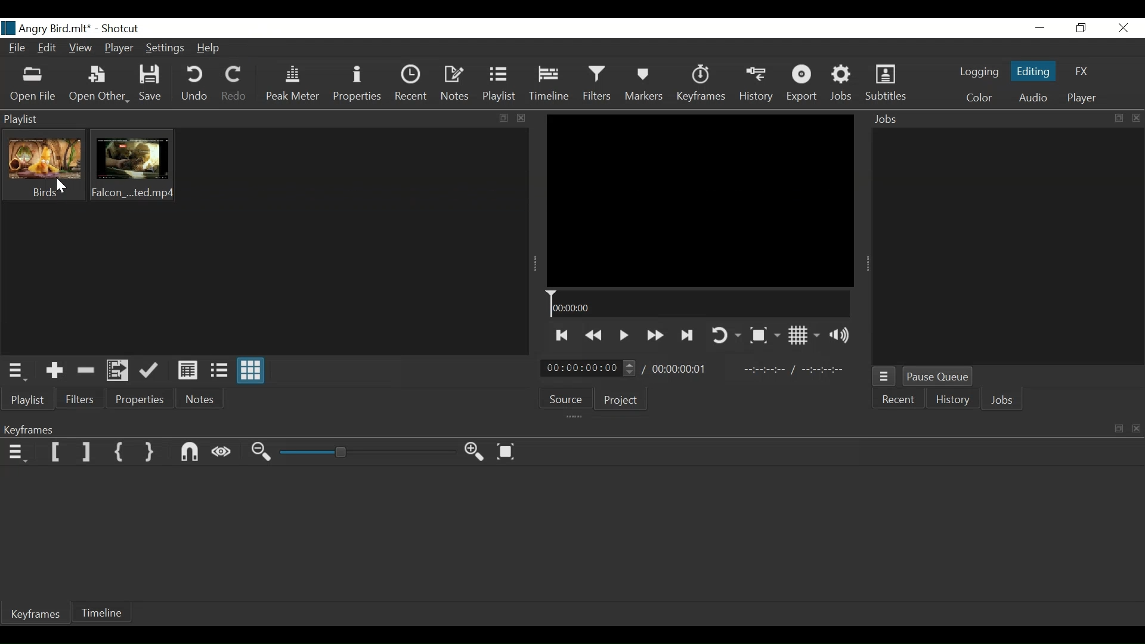 The height and width of the screenshot is (644, 1145). I want to click on Remove cut, so click(86, 371).